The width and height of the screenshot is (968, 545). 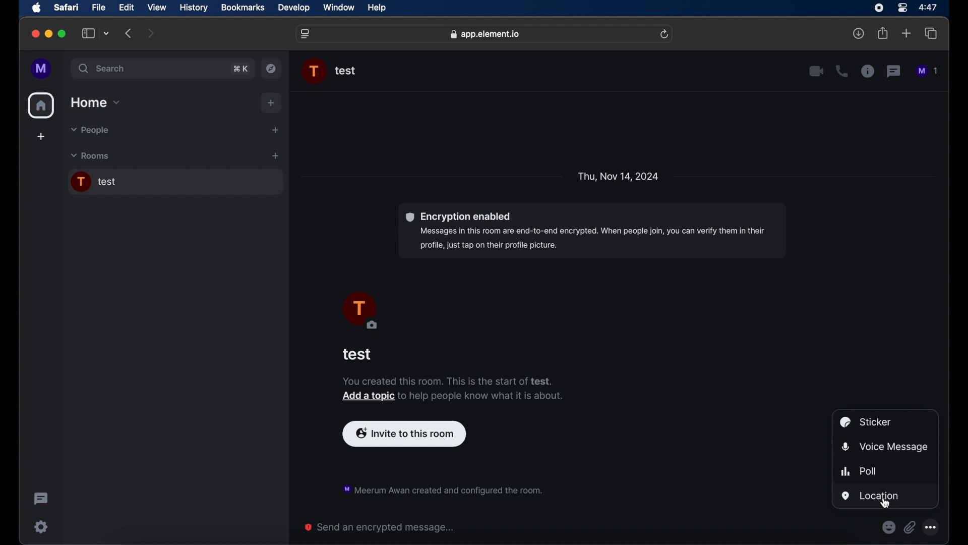 I want to click on start a new chat, so click(x=275, y=130).